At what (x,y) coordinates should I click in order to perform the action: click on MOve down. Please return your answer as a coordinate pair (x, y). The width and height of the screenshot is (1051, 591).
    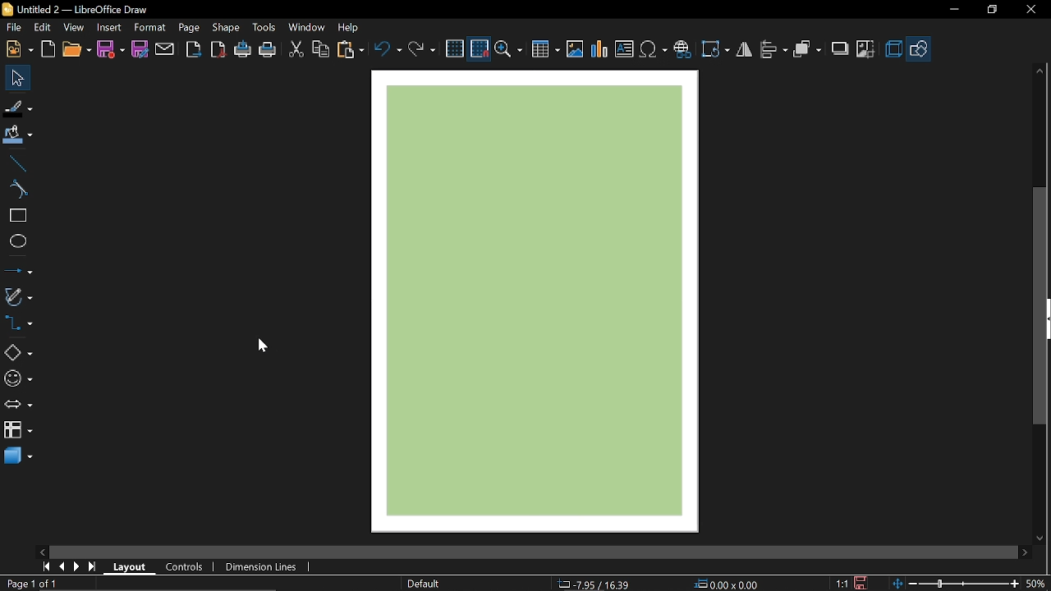
    Looking at the image, I should click on (1038, 537).